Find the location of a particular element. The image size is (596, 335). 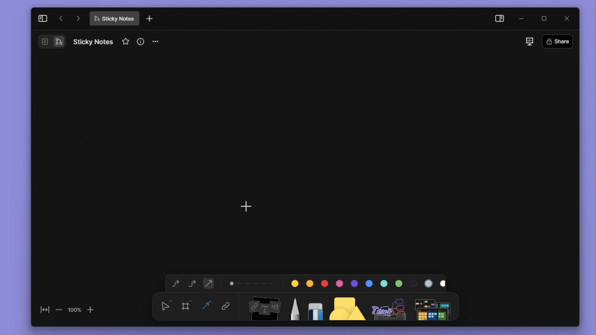

go forward is located at coordinates (78, 18).